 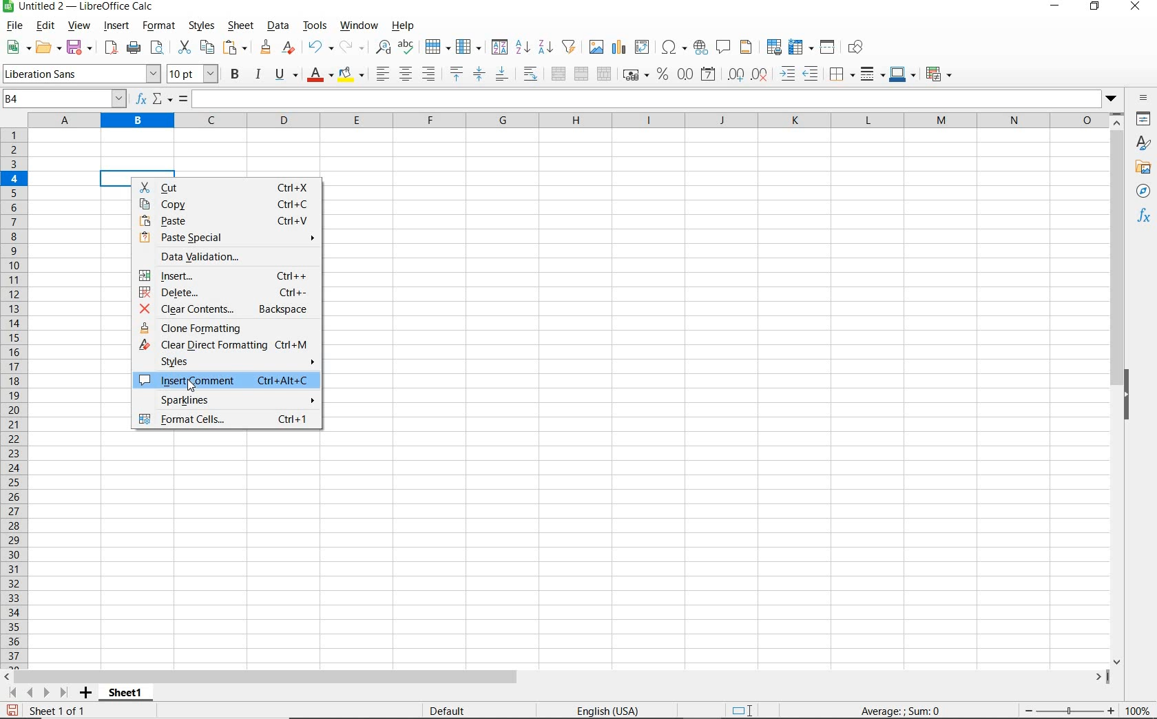 I want to click on columns, so click(x=570, y=120).